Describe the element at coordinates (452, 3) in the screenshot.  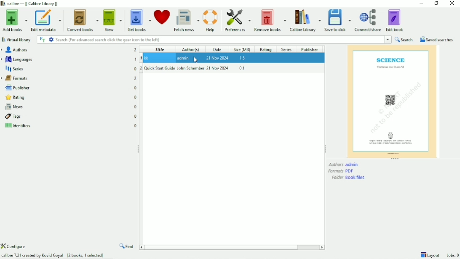
I see `Close` at that location.